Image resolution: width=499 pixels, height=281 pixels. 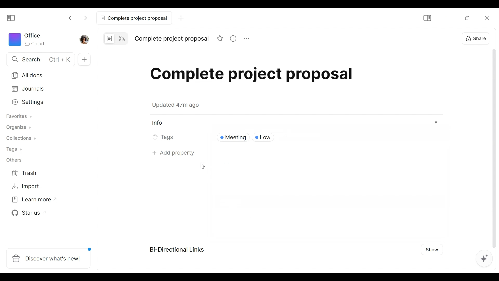 I want to click on Add Tab, so click(x=84, y=59).